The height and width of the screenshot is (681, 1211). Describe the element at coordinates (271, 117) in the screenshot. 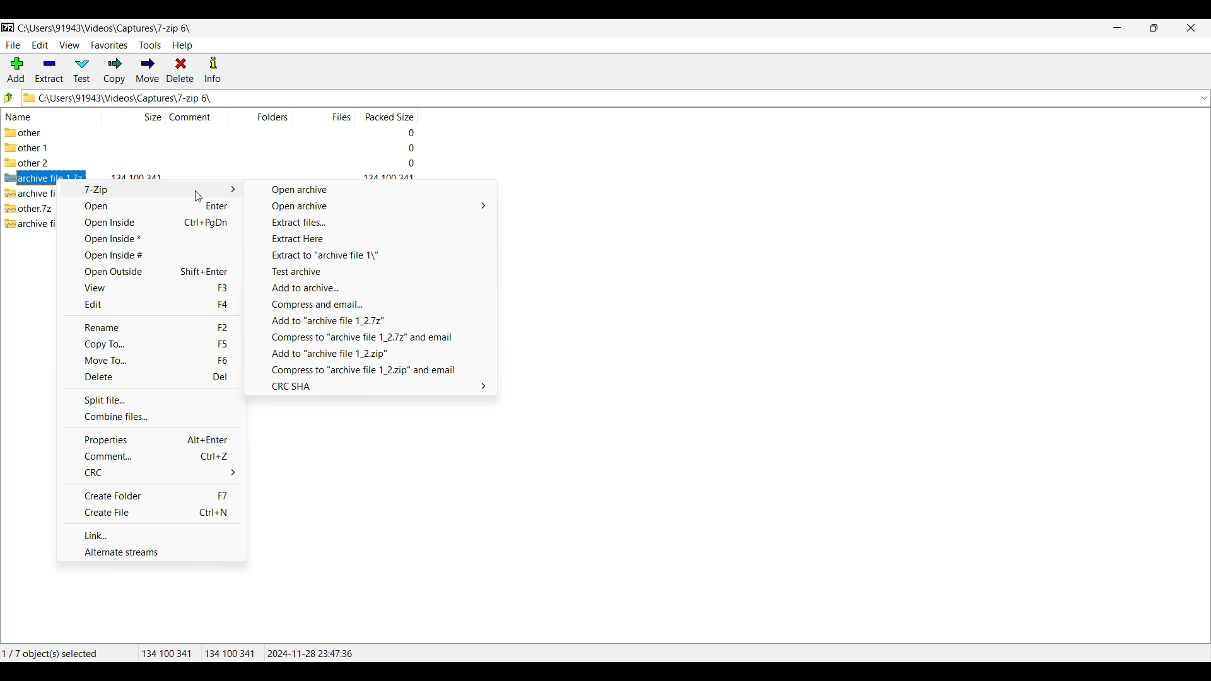

I see `Folder` at that location.